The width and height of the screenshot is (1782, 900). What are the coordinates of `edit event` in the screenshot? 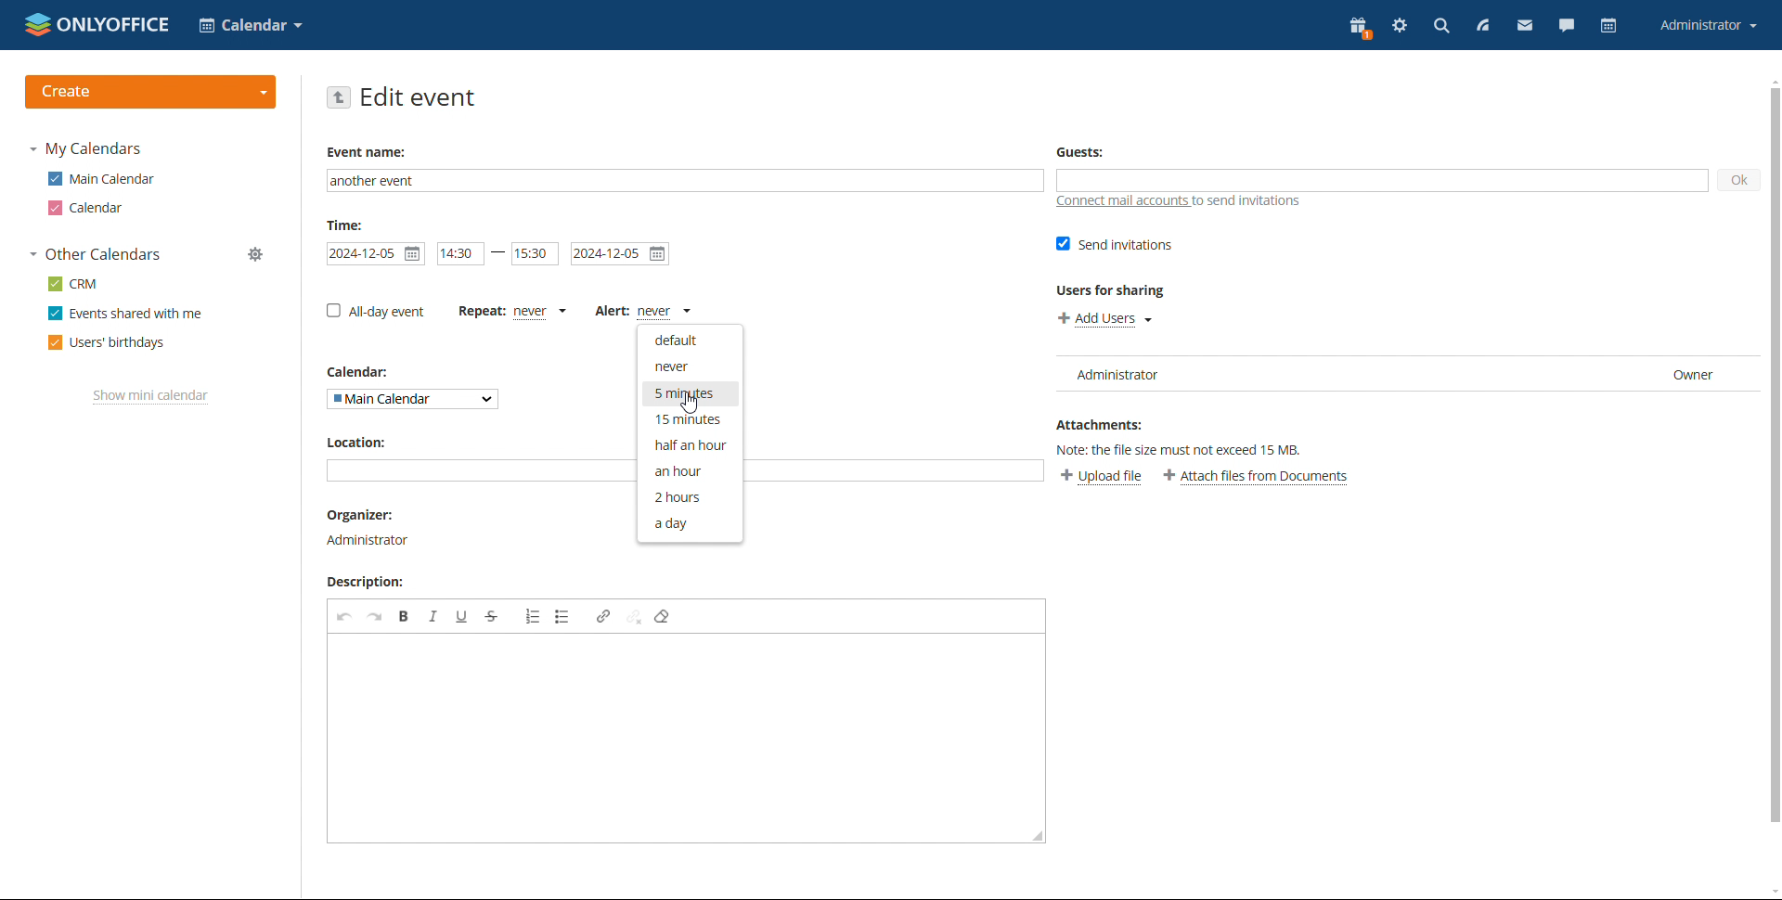 It's located at (419, 96).